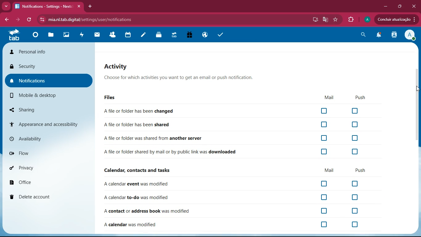 The height and width of the screenshot is (237, 421). Describe the element at coordinates (48, 6) in the screenshot. I see `Notifications - Settings - Nextcloud` at that location.